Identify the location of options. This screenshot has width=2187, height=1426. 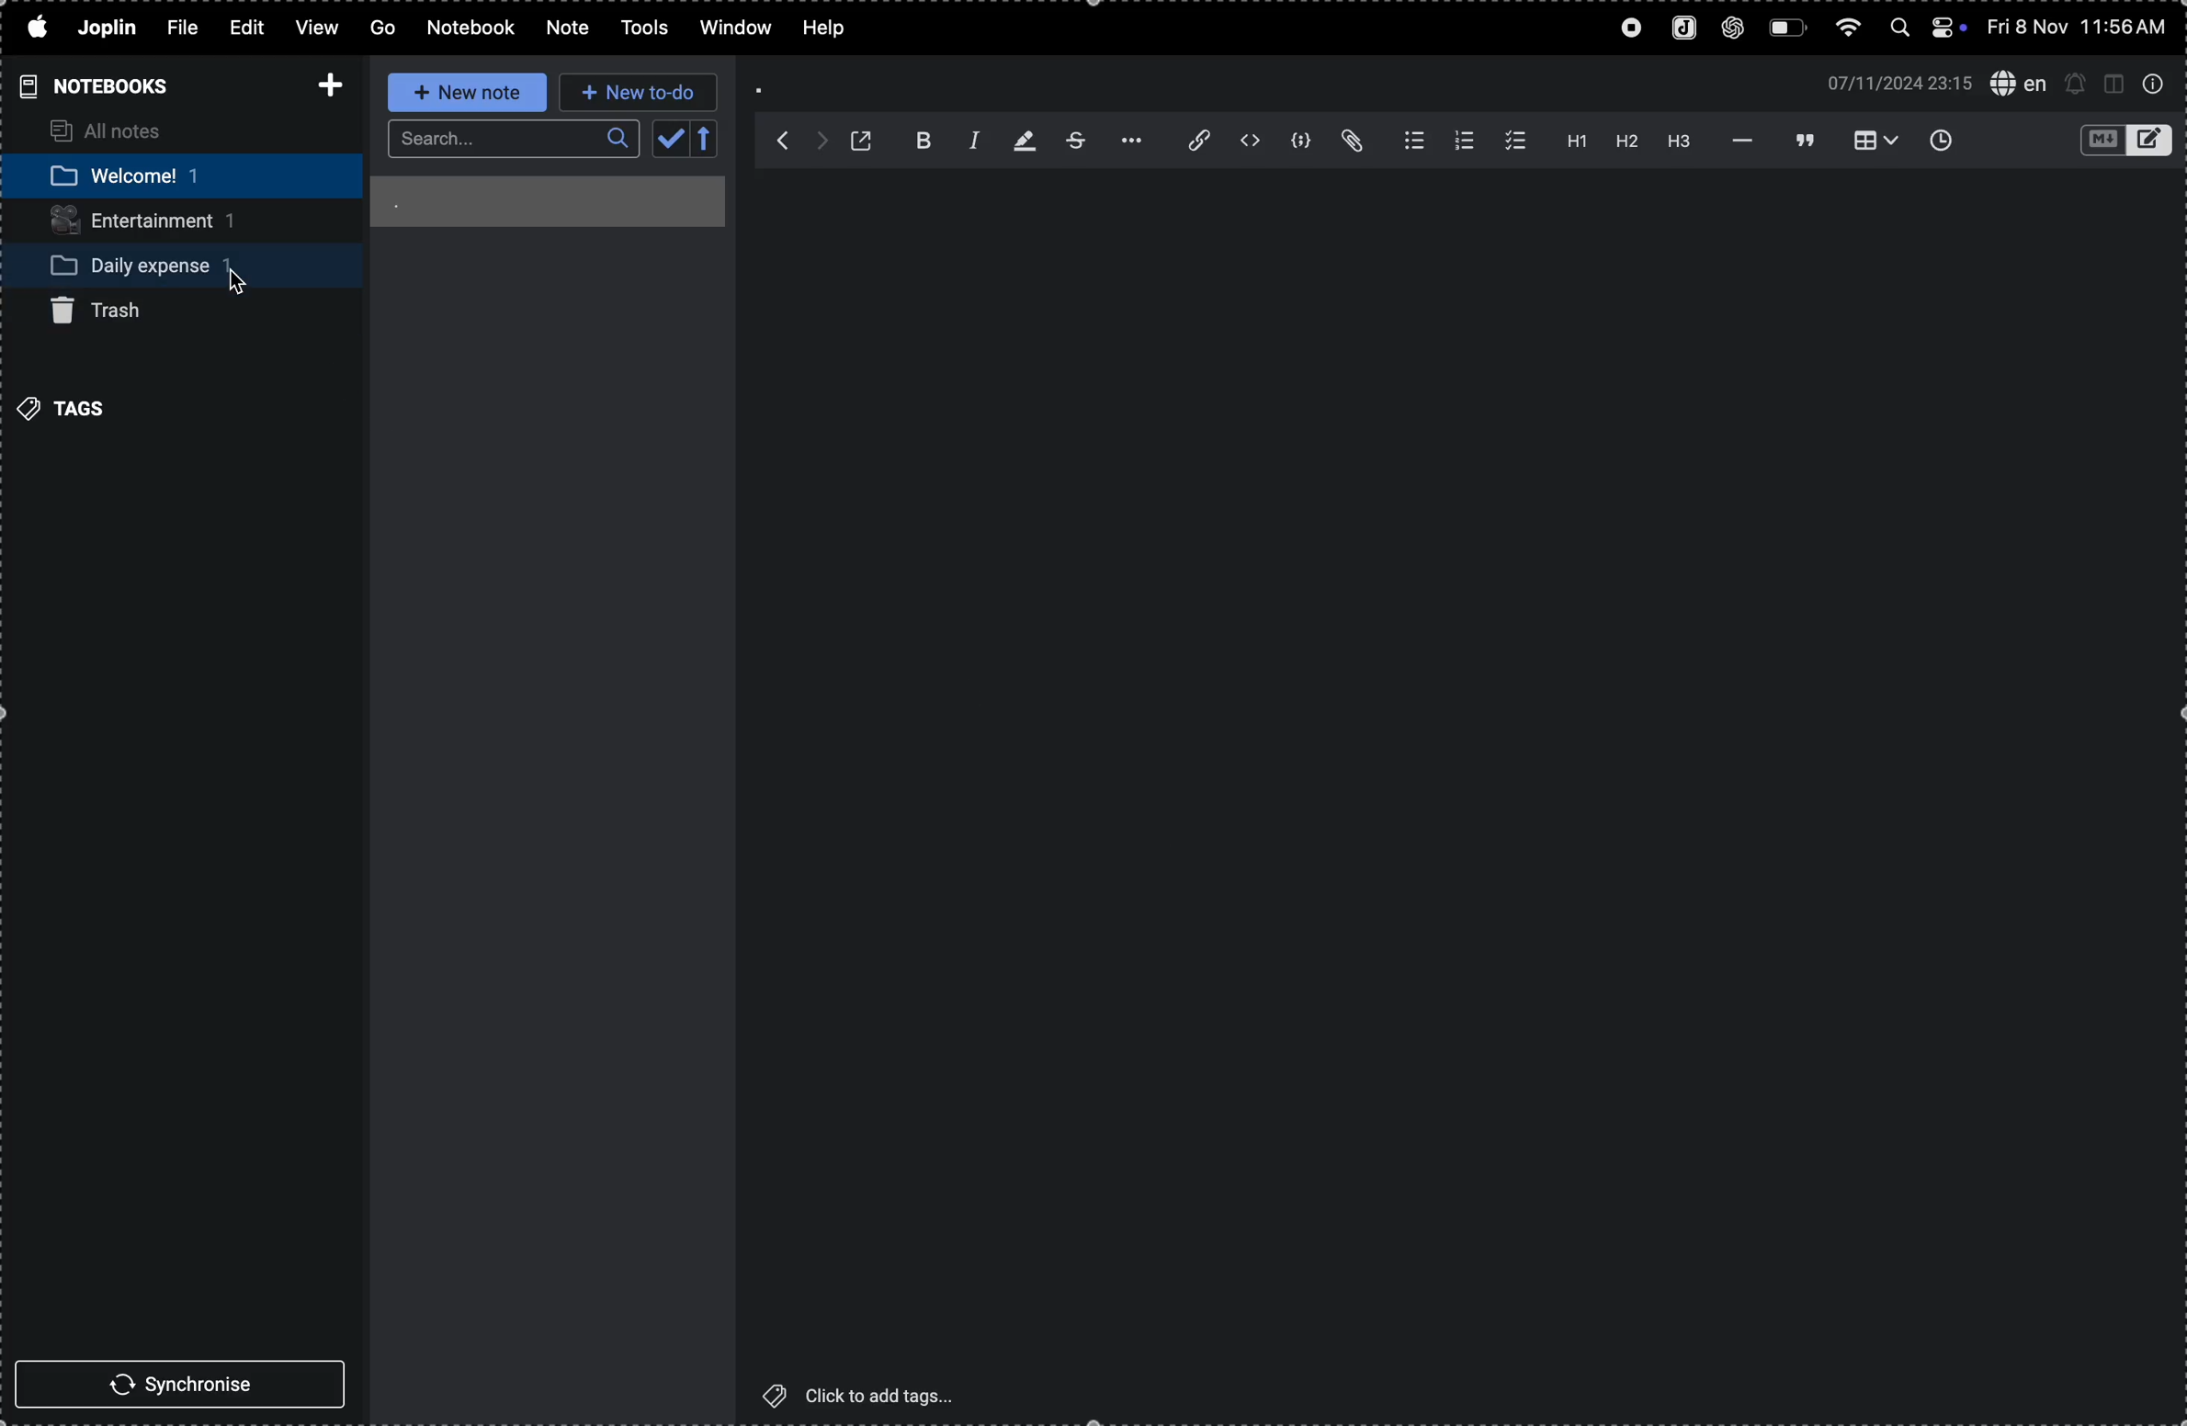
(1126, 141).